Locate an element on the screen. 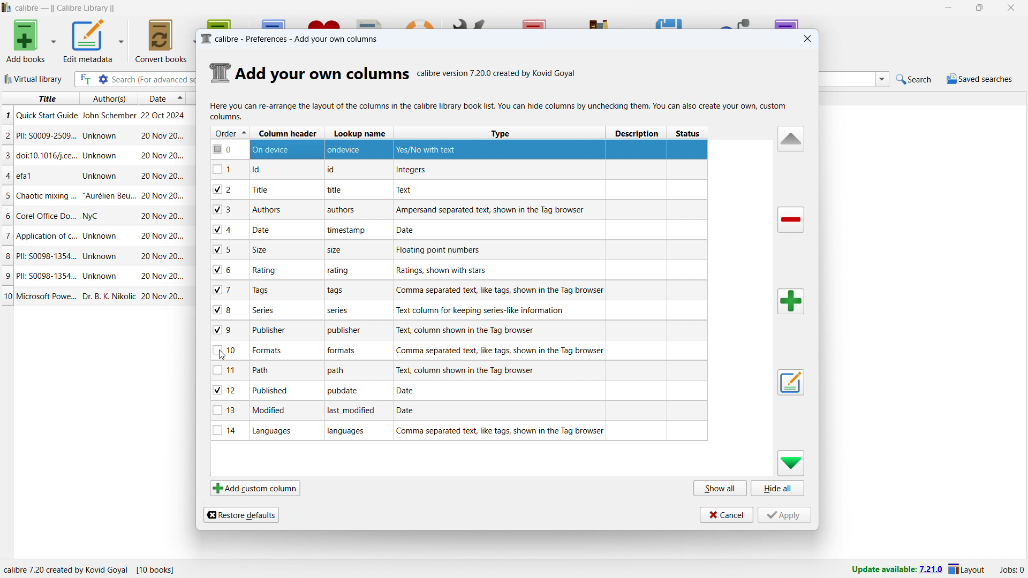 Image resolution: width=1028 pixels, height=578 pixels. edit metadata options is located at coordinates (122, 39).